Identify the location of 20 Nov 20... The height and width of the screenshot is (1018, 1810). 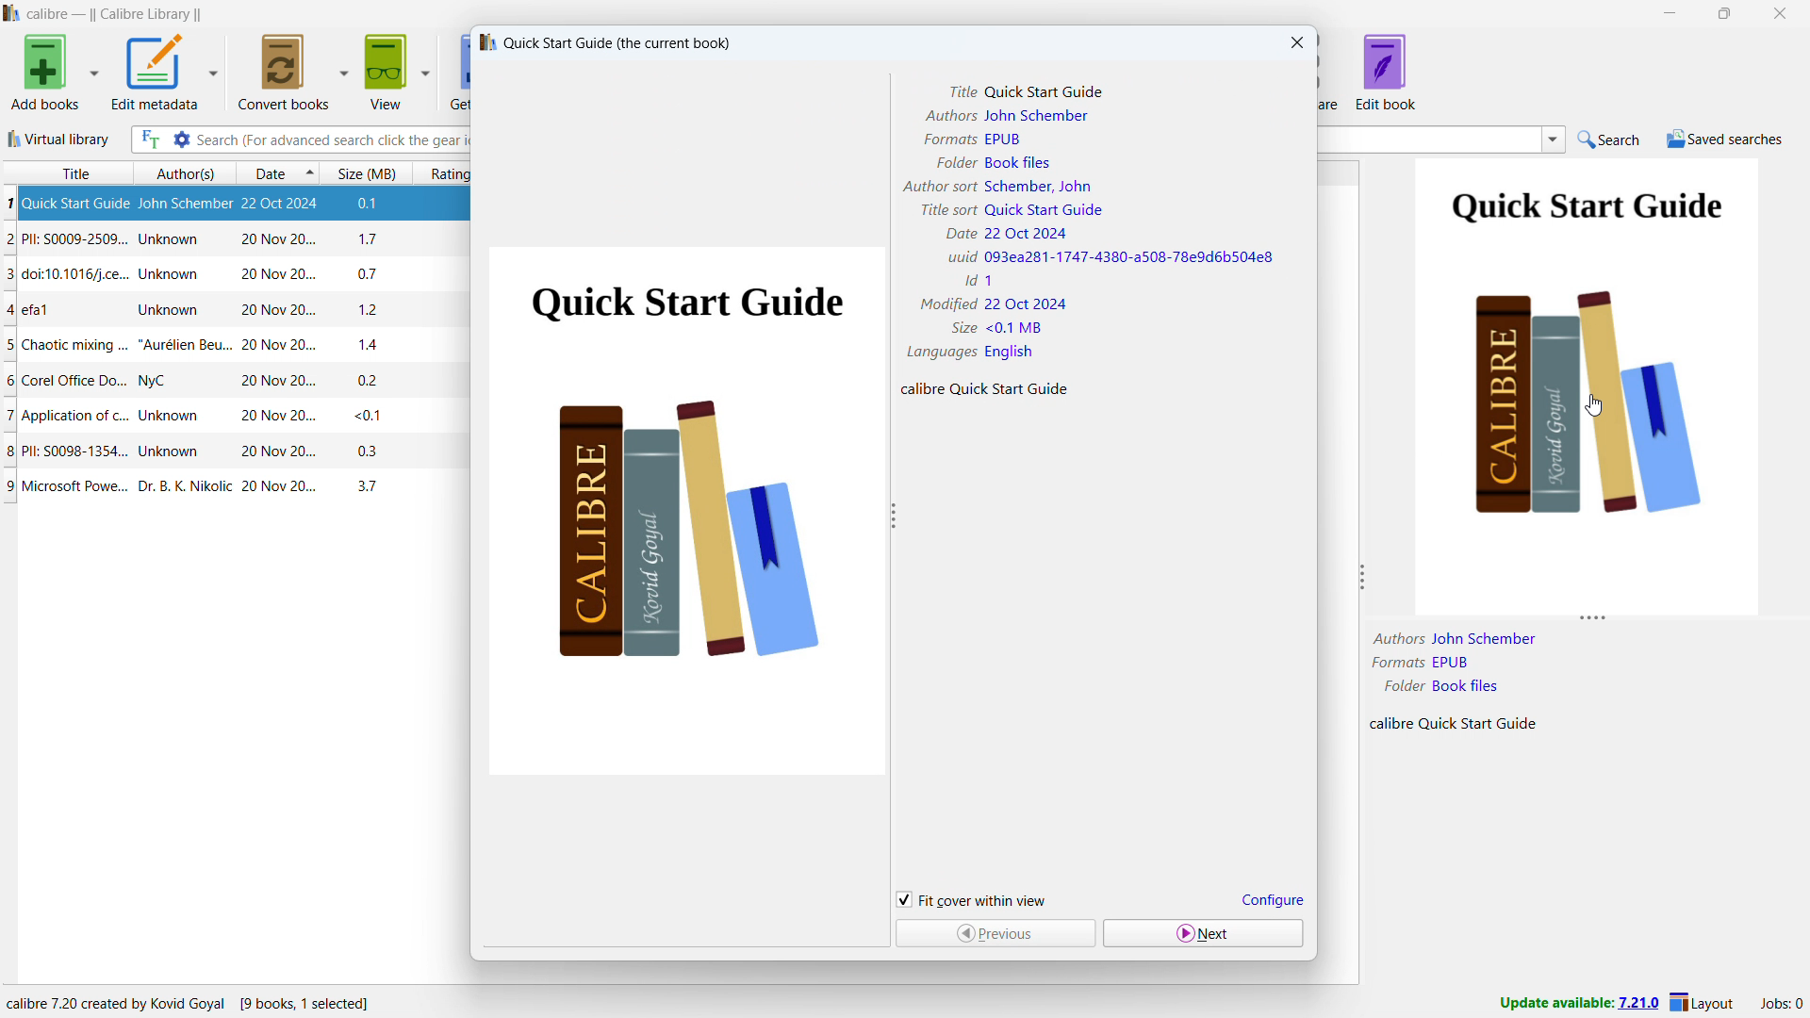
(277, 452).